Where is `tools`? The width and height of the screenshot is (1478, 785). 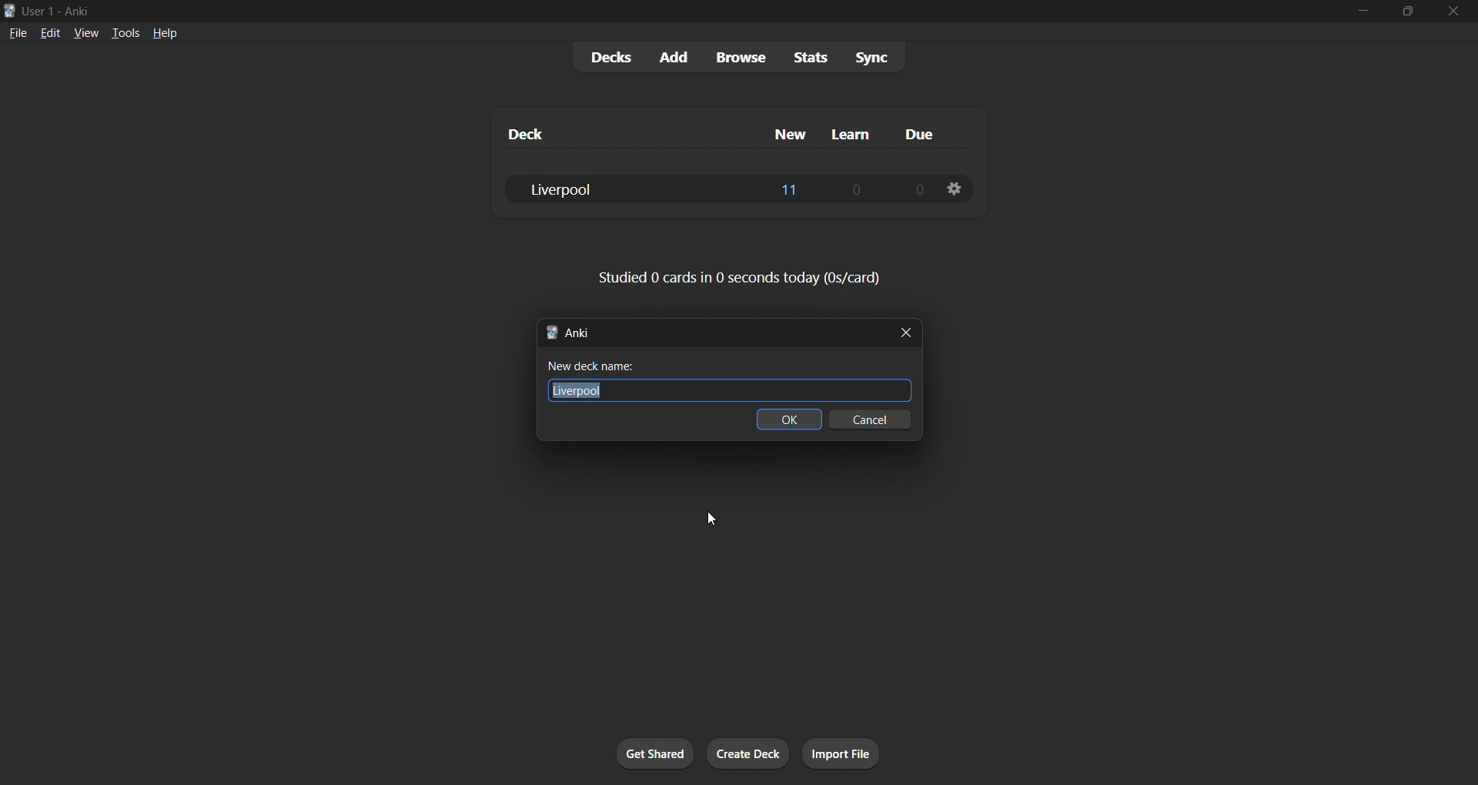
tools is located at coordinates (125, 34).